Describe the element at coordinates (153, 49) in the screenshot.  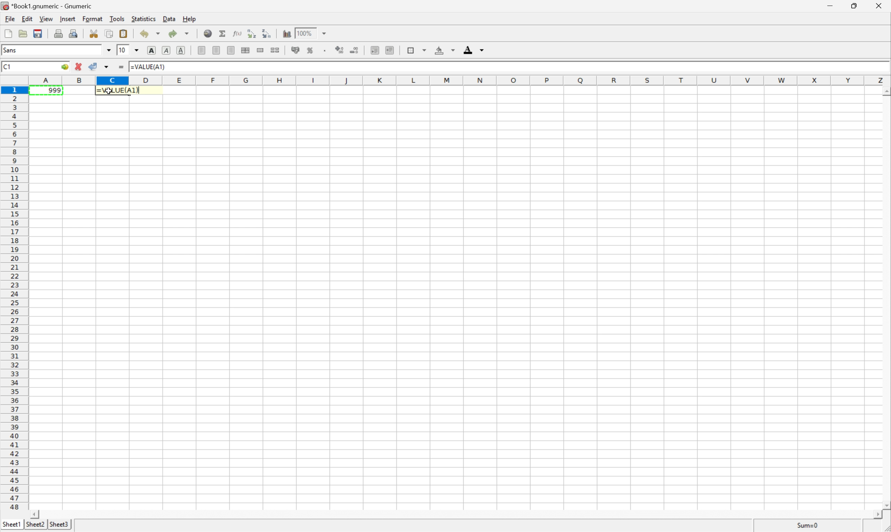
I see `bold` at that location.